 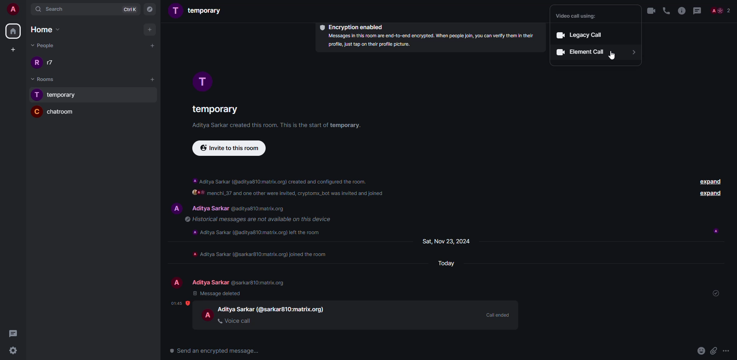 I want to click on voice call, so click(x=237, y=321).